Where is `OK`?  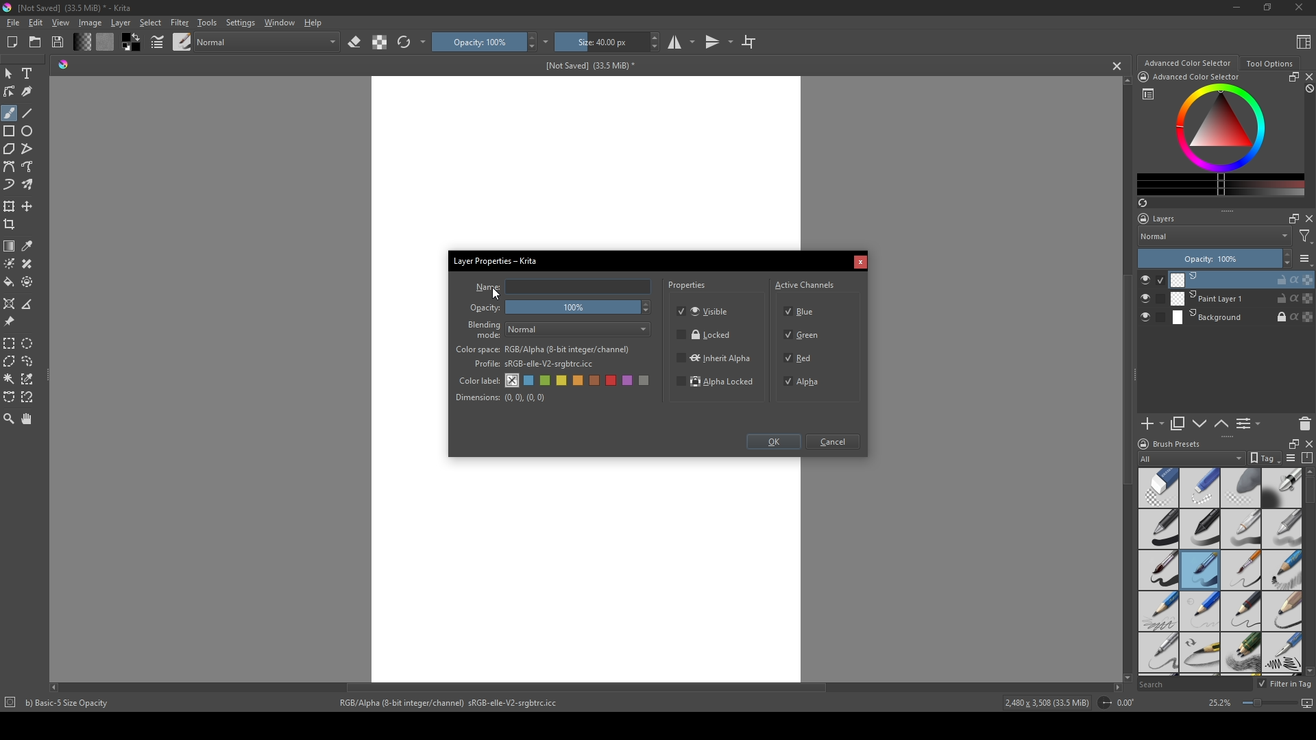 OK is located at coordinates (773, 443).